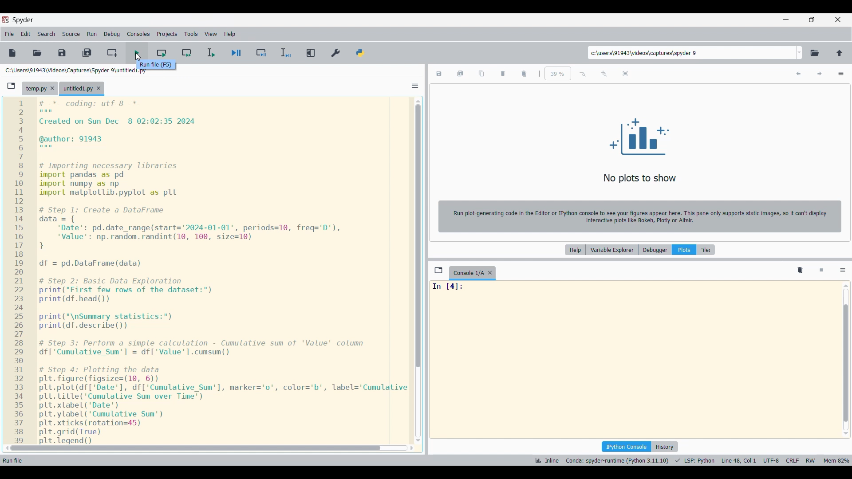  I want to click on Current tab, so click(34, 87).